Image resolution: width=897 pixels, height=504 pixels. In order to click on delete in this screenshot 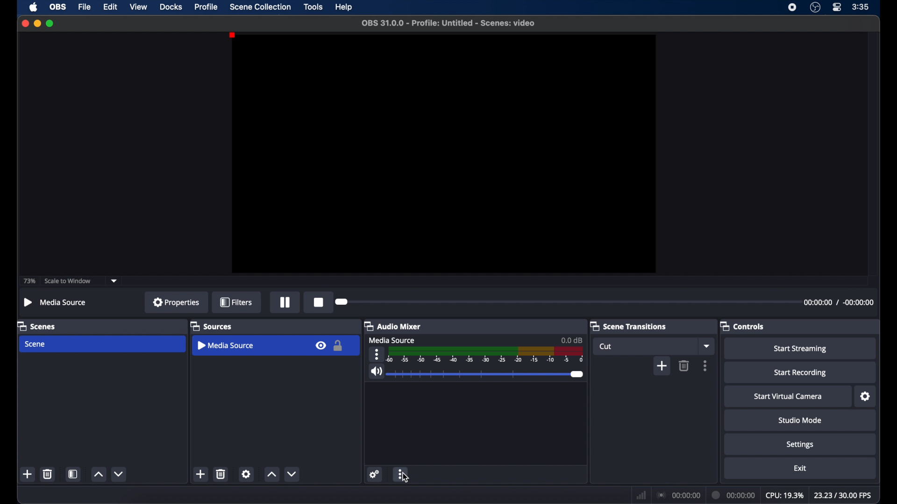, I will do `click(221, 474)`.